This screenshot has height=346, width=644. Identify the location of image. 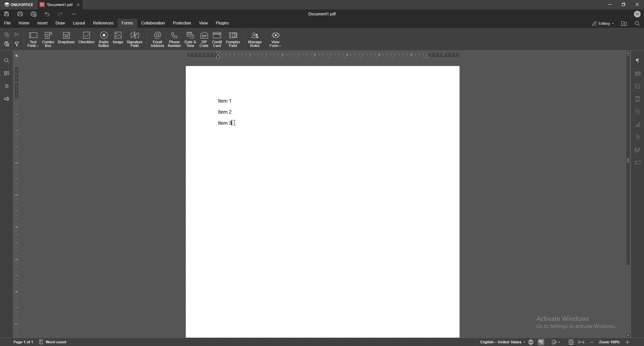
(118, 39).